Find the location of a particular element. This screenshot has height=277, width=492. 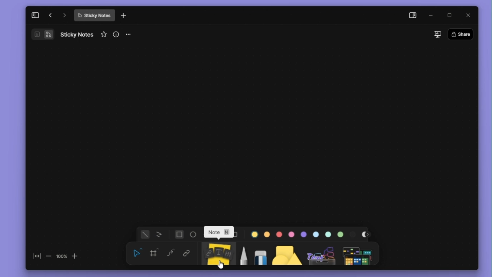

Flowchart is located at coordinates (50, 35).